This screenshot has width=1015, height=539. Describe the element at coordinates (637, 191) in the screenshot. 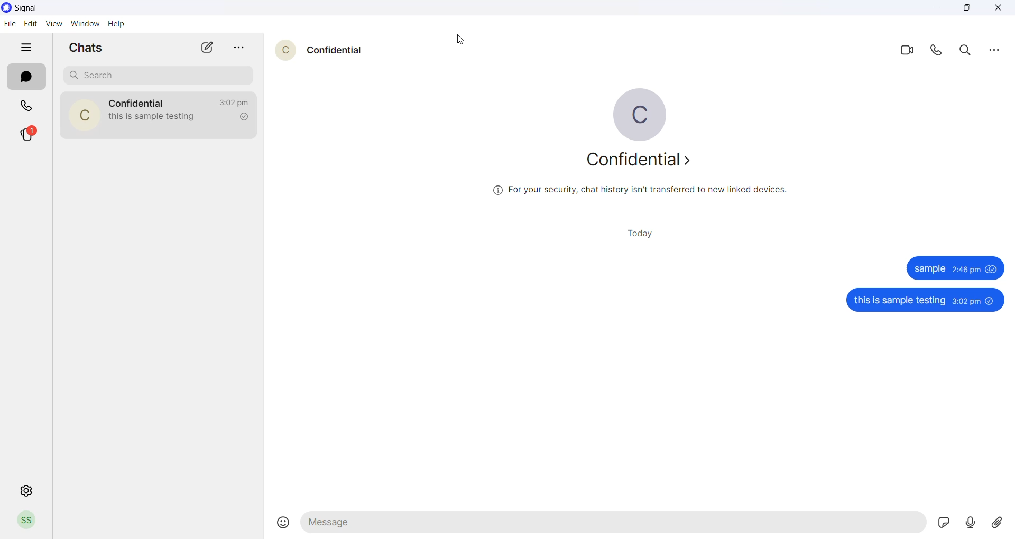

I see `security information` at that location.